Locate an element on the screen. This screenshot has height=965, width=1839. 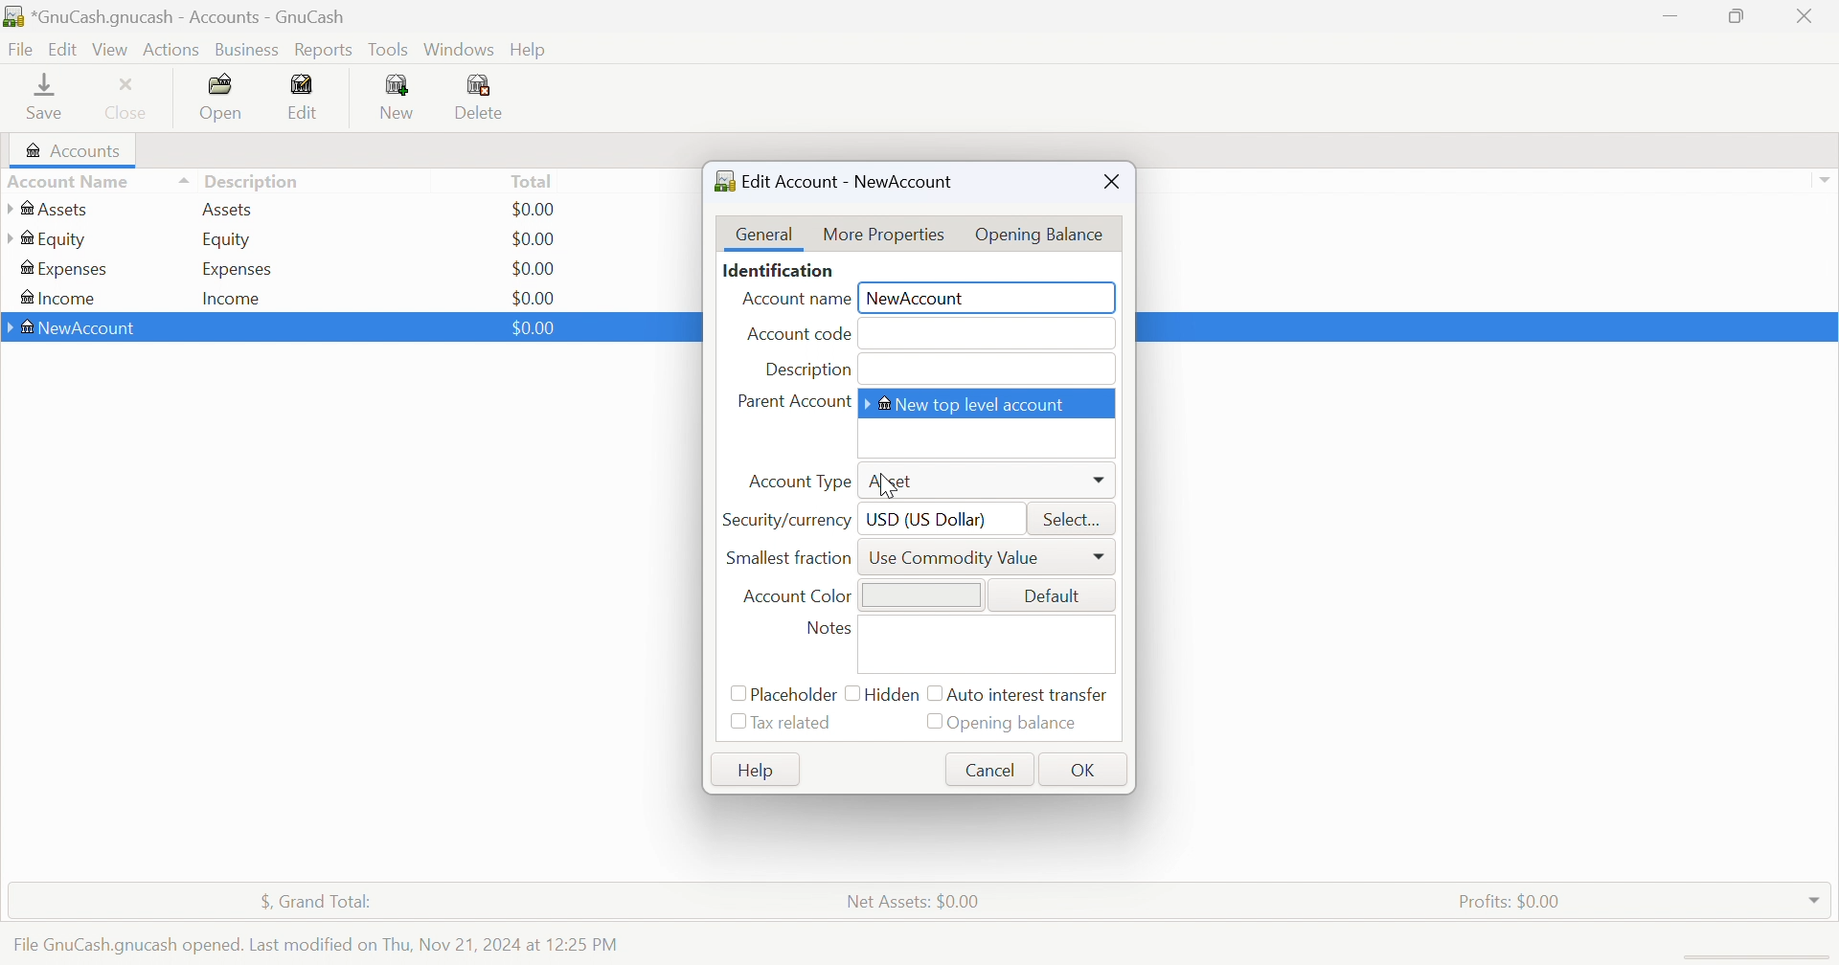
Open is located at coordinates (223, 98).